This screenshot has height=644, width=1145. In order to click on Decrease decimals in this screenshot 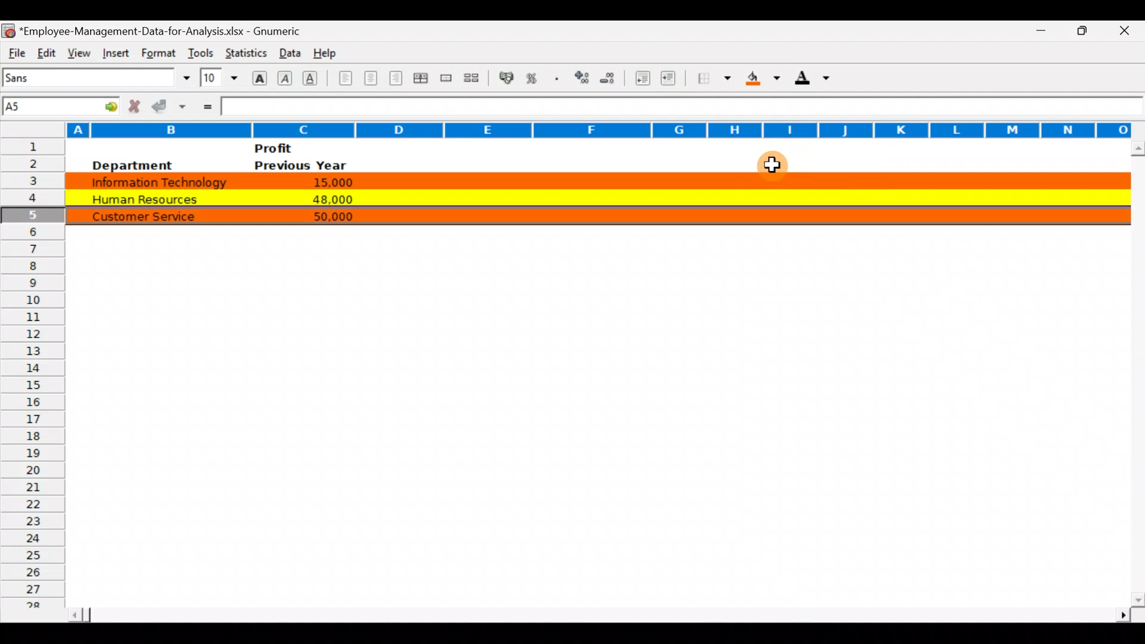, I will do `click(612, 78)`.